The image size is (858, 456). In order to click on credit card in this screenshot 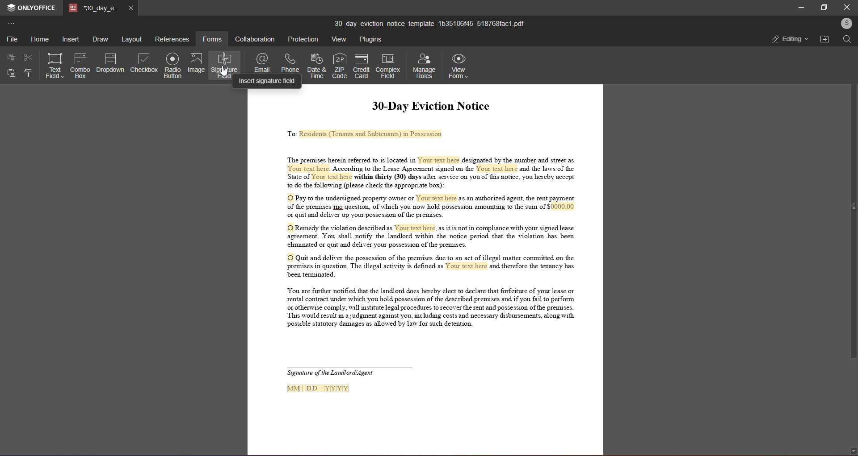, I will do `click(360, 66)`.